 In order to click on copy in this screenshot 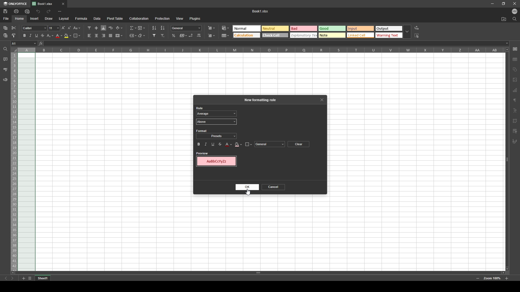, I will do `click(5, 28)`.